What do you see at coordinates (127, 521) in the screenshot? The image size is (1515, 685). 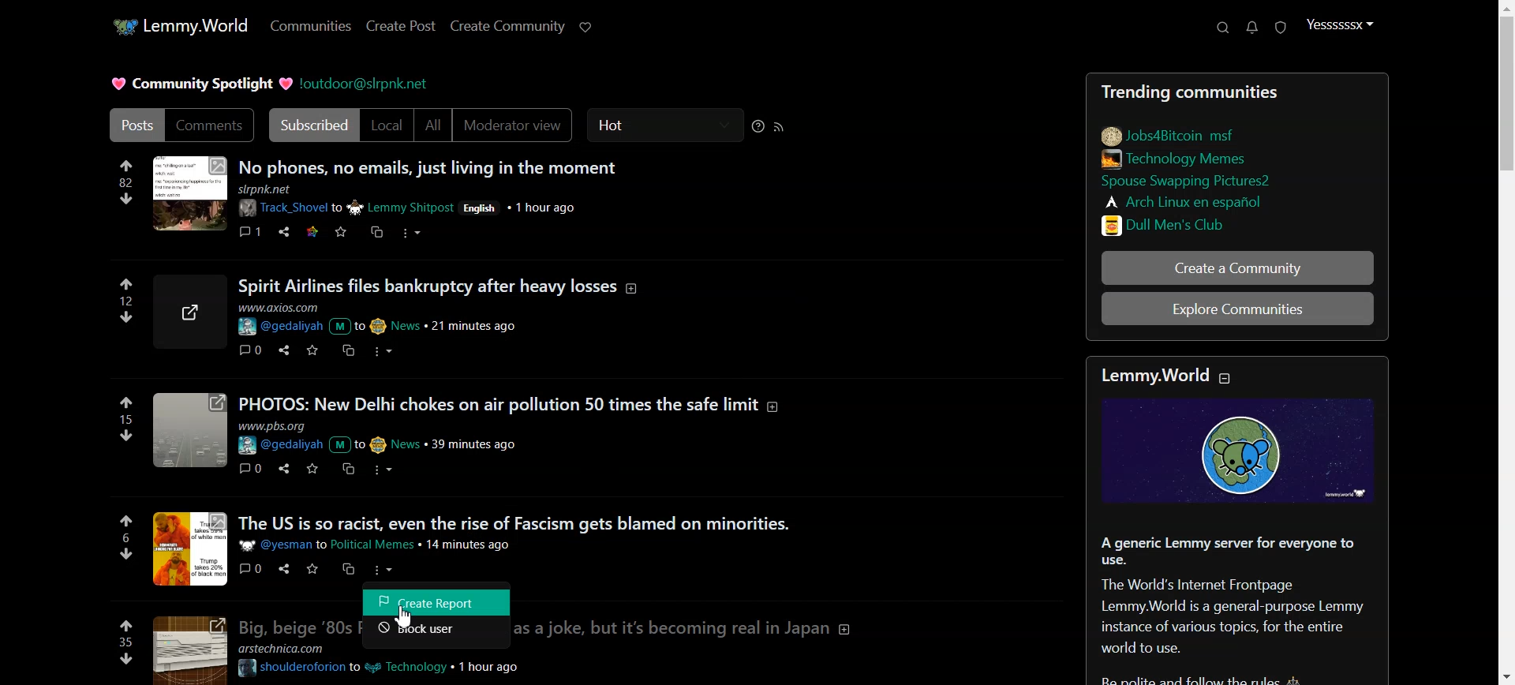 I see `upvote` at bounding box center [127, 521].